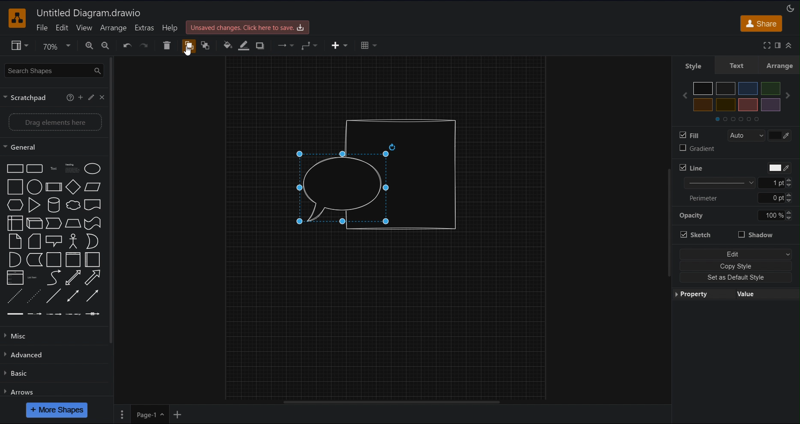 Image resolution: width=800 pixels, height=424 pixels. What do you see at coordinates (20, 45) in the screenshot?
I see `View` at bounding box center [20, 45].